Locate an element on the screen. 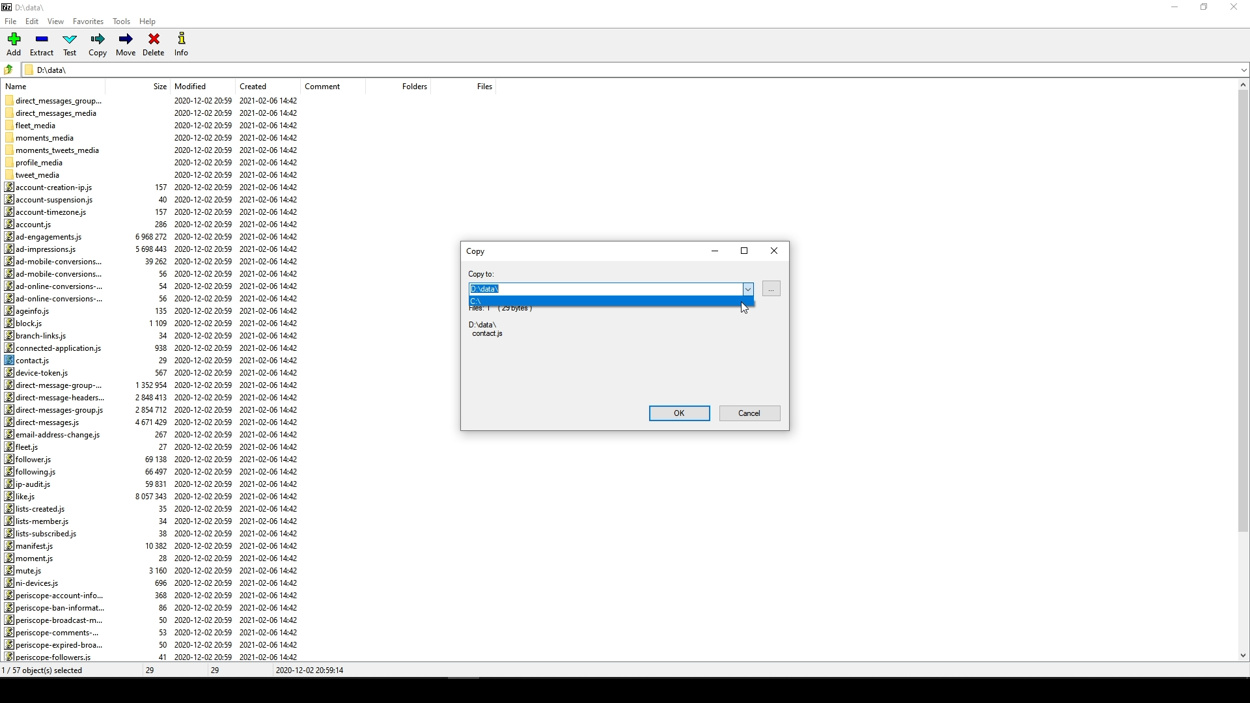  mute.js is located at coordinates (24, 570).